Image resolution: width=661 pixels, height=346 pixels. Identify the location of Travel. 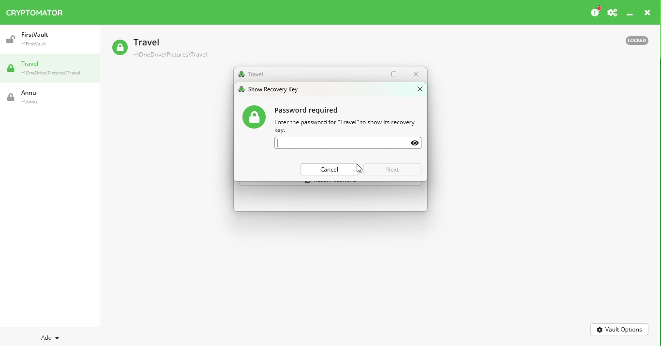
(53, 69).